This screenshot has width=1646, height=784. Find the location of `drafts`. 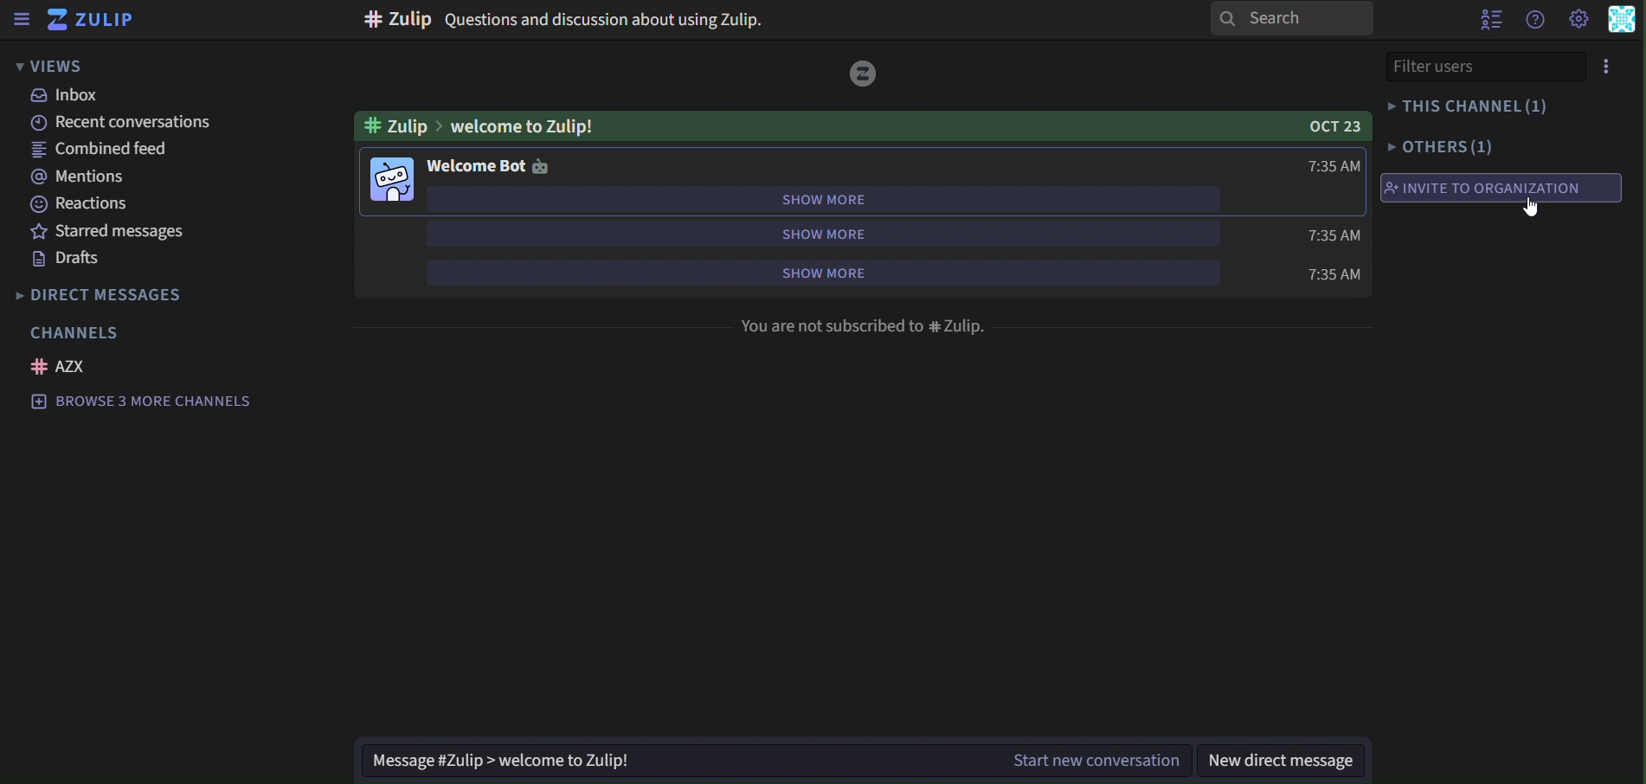

drafts is located at coordinates (66, 260).